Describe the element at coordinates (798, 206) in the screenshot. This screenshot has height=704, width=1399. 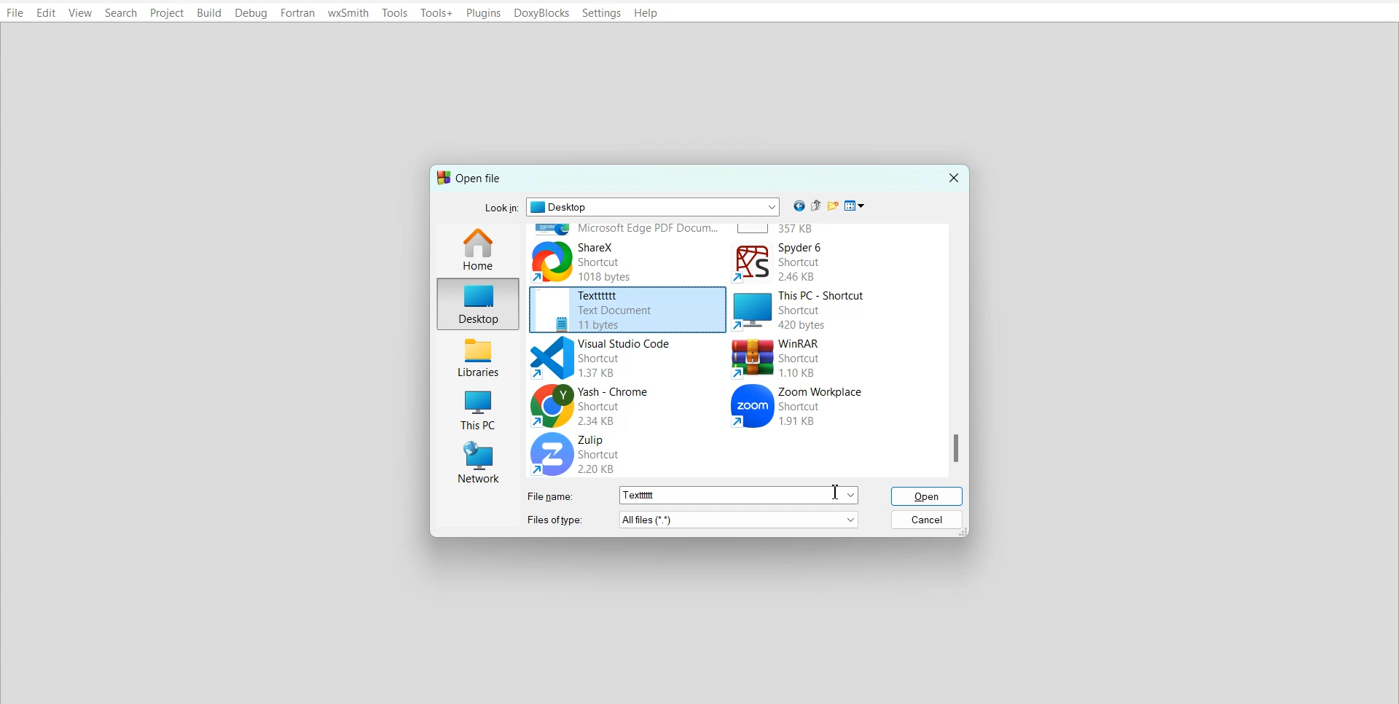
I see `Go back to previous file` at that location.